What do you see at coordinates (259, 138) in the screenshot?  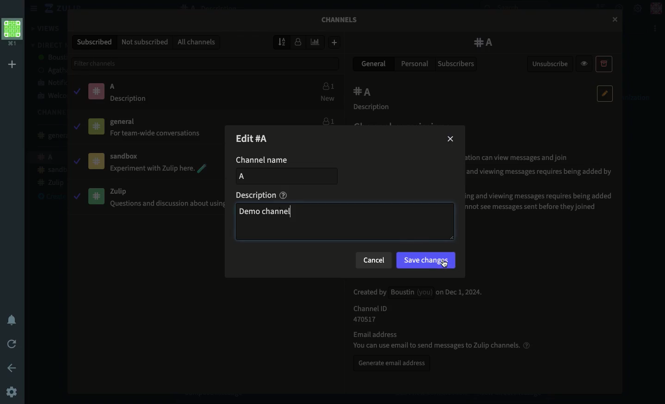 I see `Edit channel` at bounding box center [259, 138].